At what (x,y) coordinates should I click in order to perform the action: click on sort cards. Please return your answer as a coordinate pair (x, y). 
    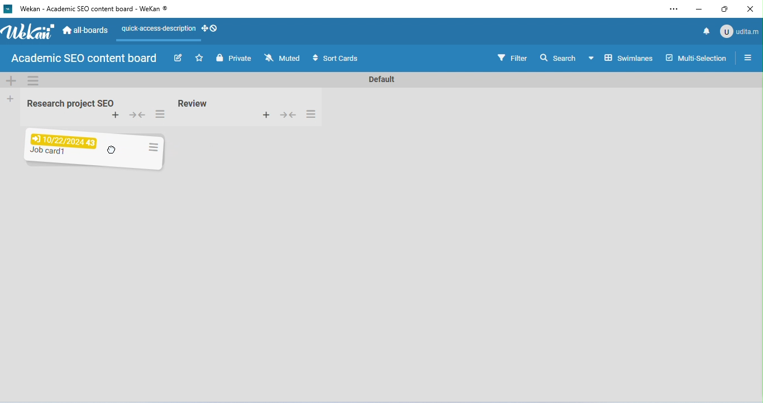
    Looking at the image, I should click on (334, 59).